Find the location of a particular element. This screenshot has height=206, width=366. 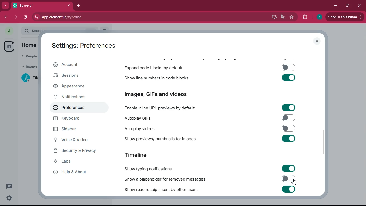

toggle on/off is located at coordinates (289, 128).